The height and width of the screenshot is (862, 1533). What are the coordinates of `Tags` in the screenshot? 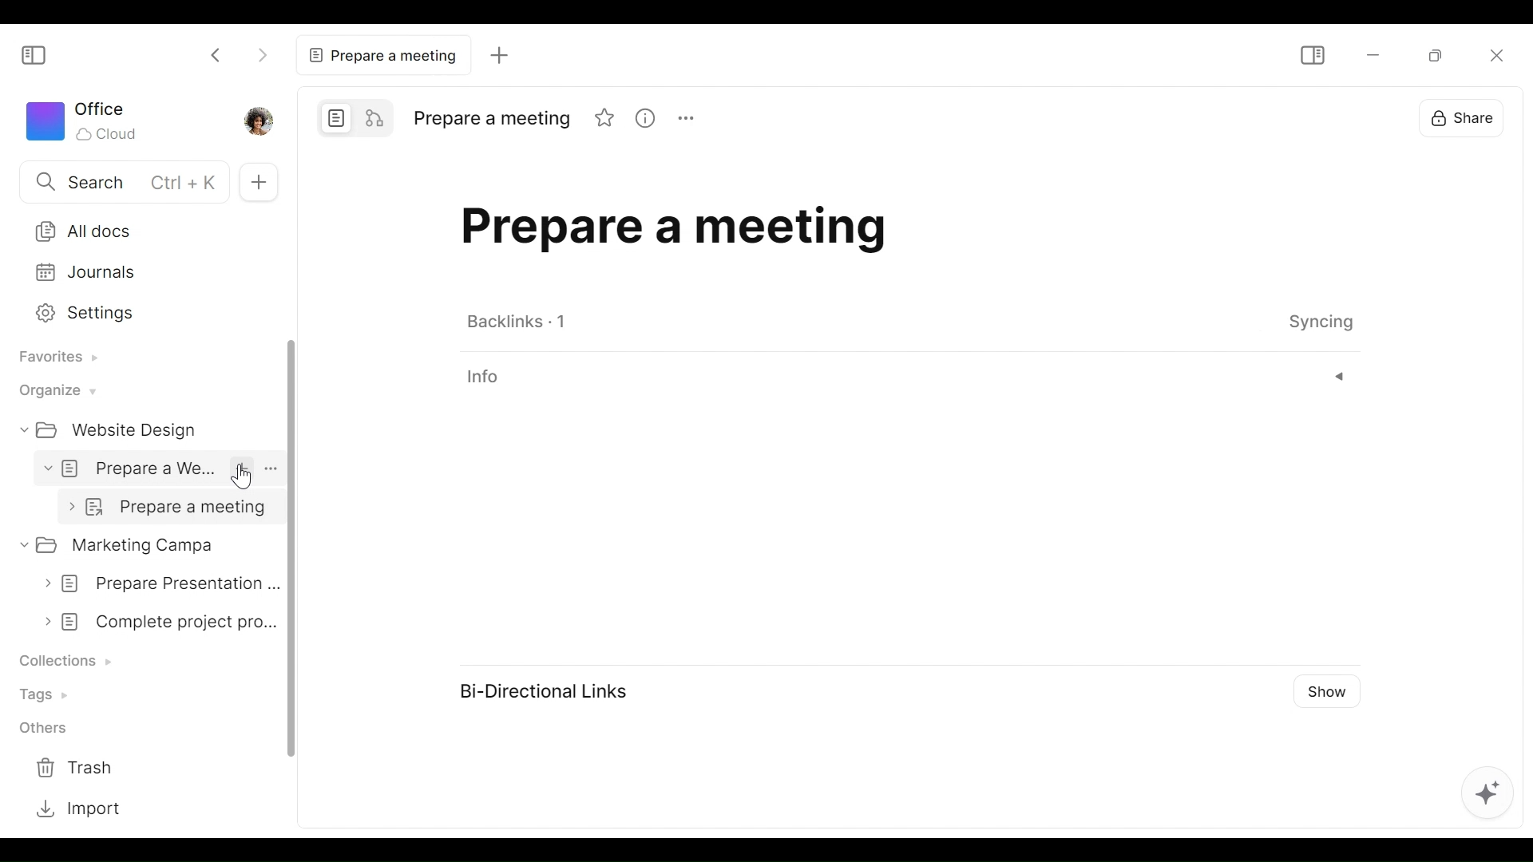 It's located at (50, 693).